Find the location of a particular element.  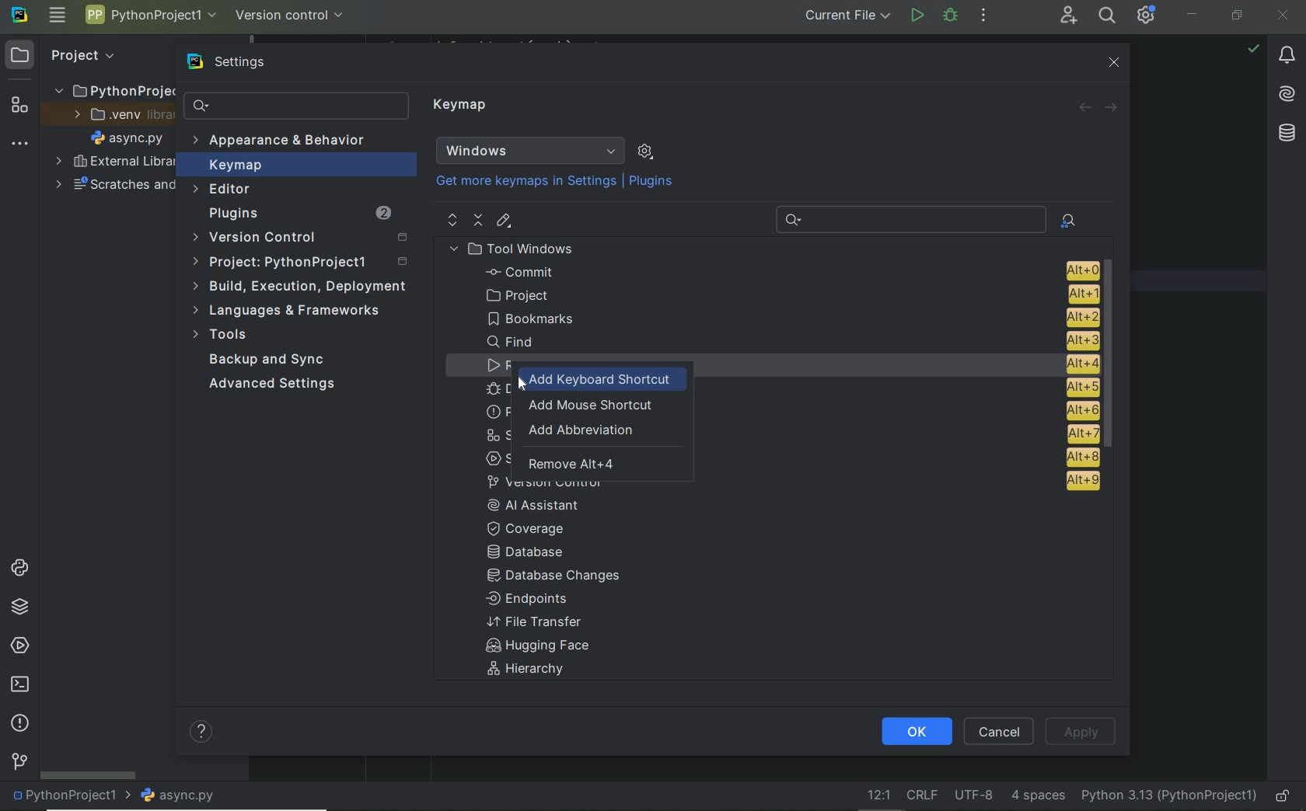

Advanced Settings is located at coordinates (275, 385).